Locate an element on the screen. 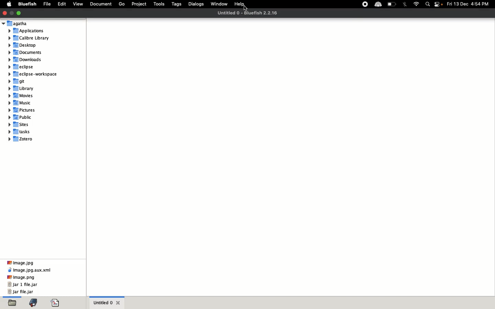  Tags is located at coordinates (176, 4).